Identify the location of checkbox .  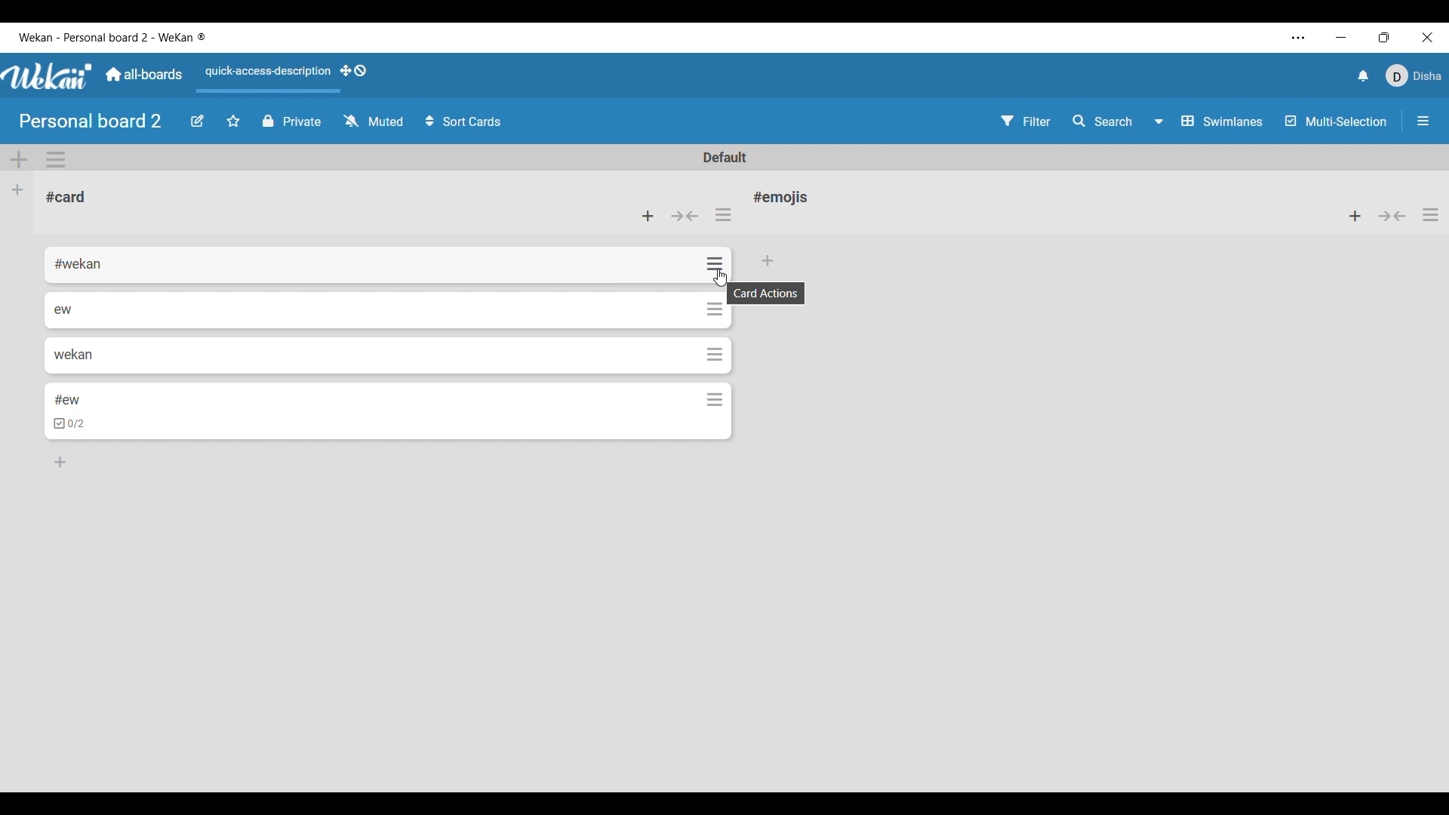
(71, 424).